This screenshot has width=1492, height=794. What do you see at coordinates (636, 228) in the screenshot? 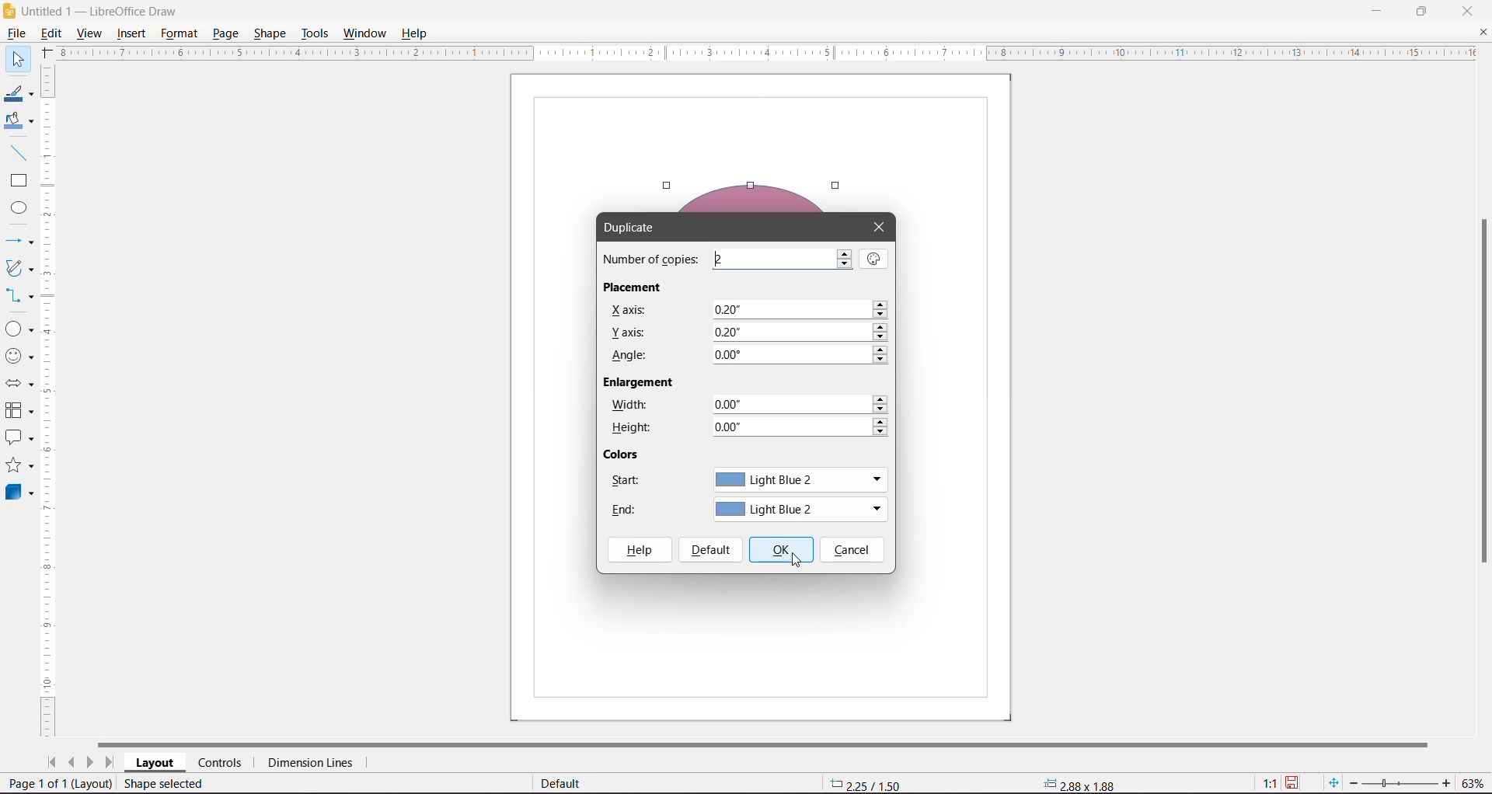
I see `Duplicate` at bounding box center [636, 228].